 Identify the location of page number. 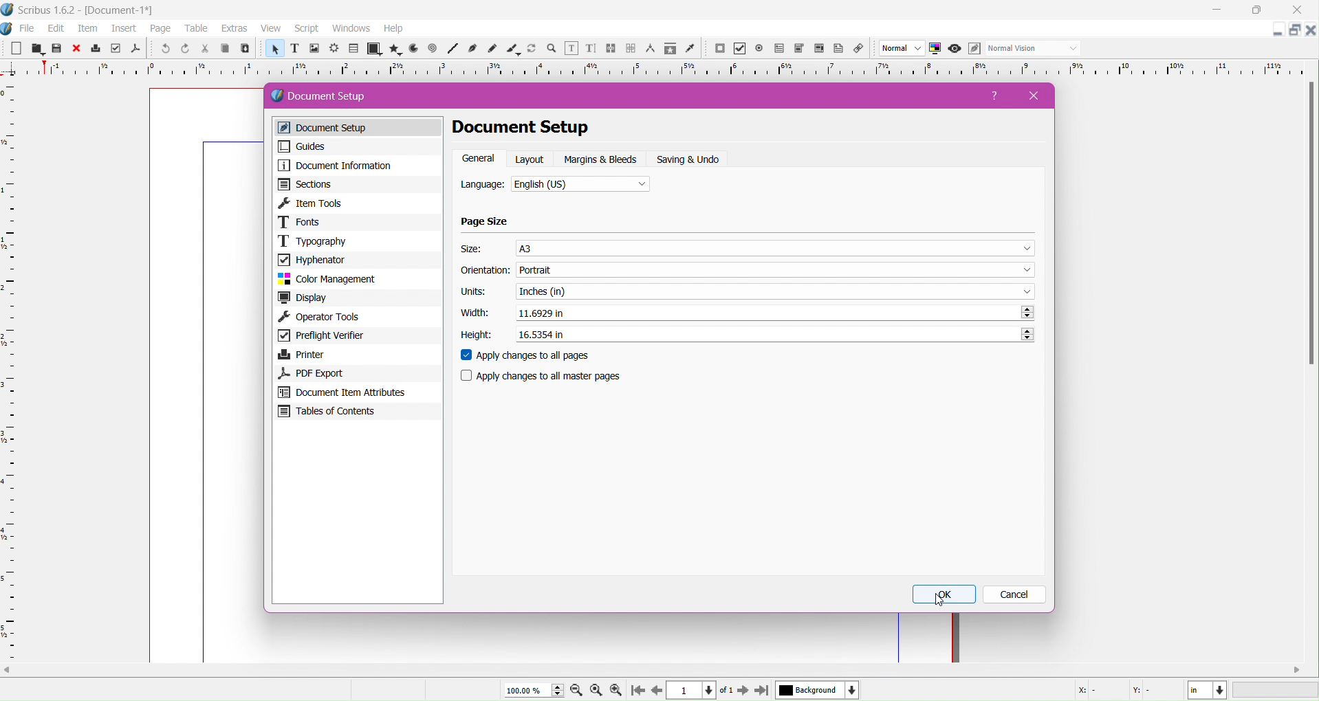
(694, 691).